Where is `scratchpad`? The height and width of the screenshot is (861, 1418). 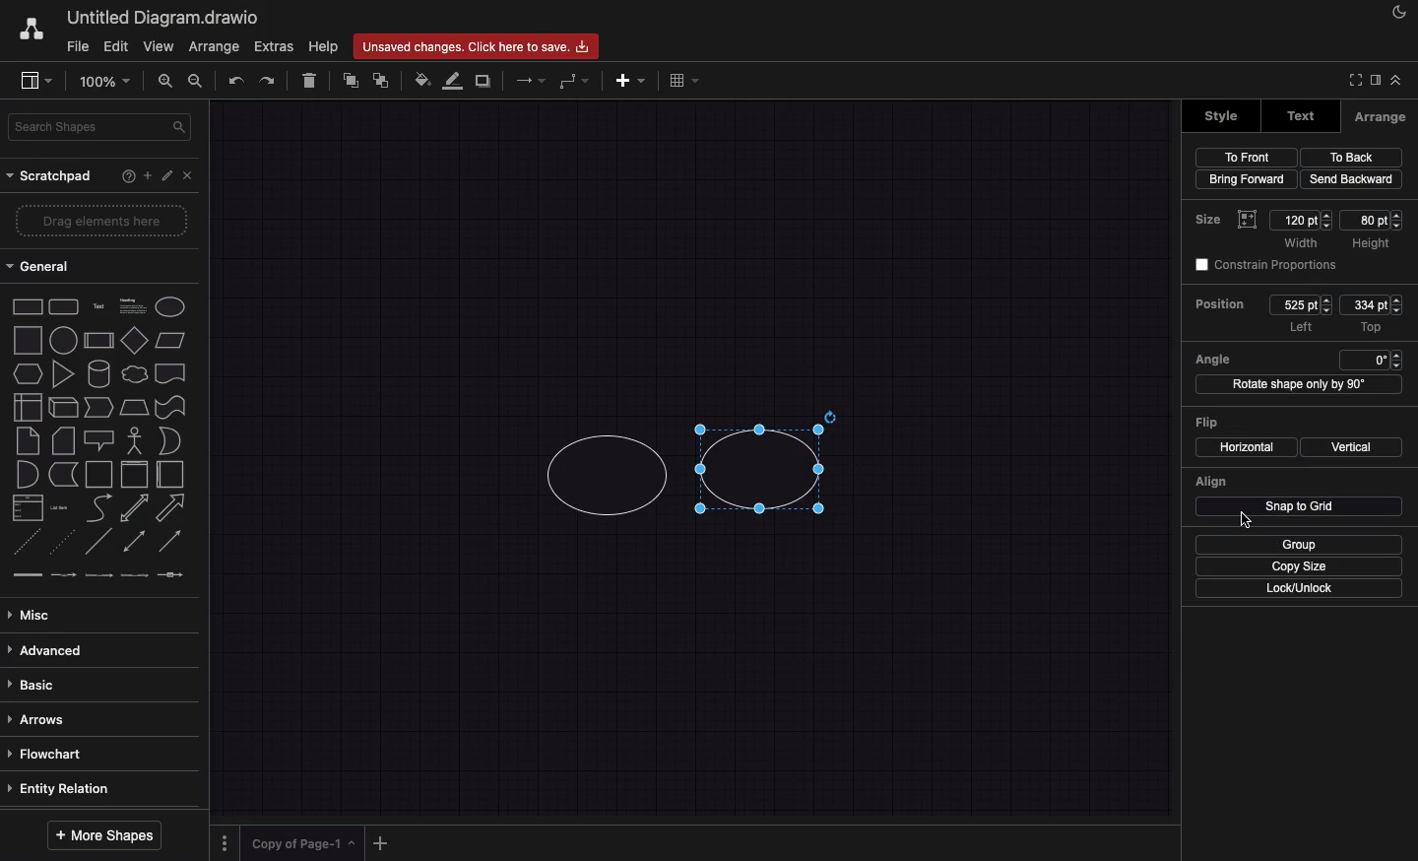 scratchpad is located at coordinates (51, 177).